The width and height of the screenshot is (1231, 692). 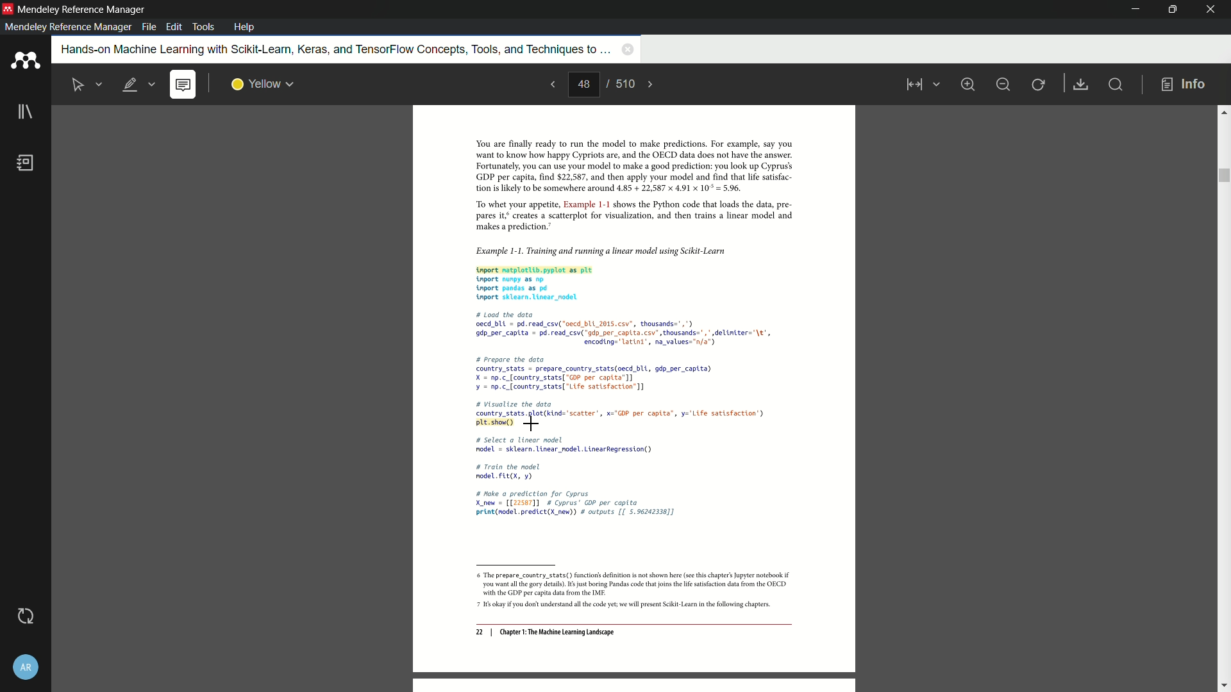 What do you see at coordinates (25, 61) in the screenshot?
I see `app icon` at bounding box center [25, 61].